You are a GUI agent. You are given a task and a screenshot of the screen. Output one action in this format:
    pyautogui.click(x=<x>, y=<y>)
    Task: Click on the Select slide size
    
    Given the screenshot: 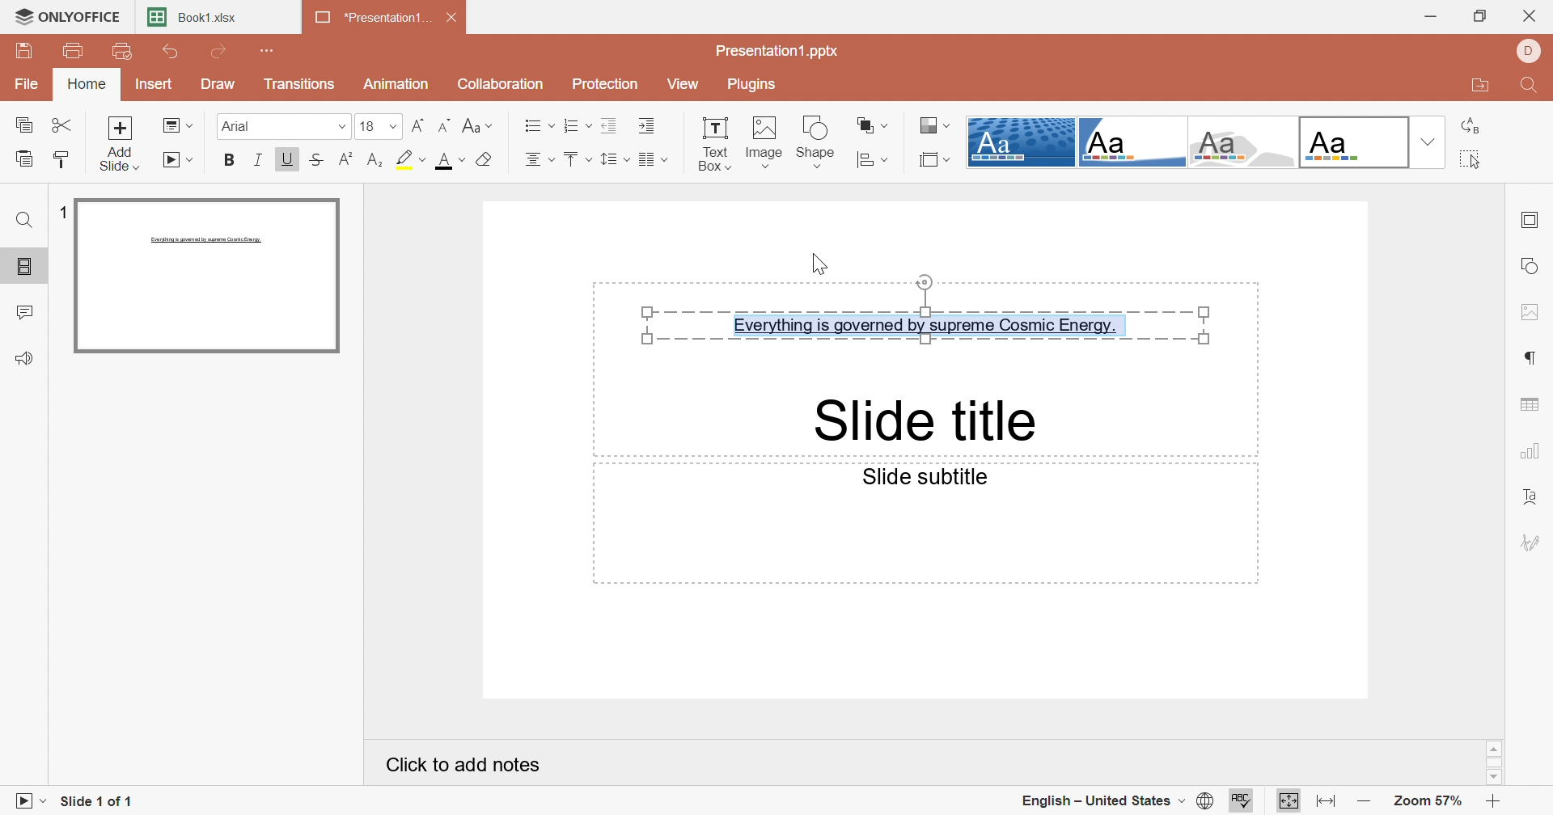 What is the action you would take?
    pyautogui.click(x=935, y=158)
    